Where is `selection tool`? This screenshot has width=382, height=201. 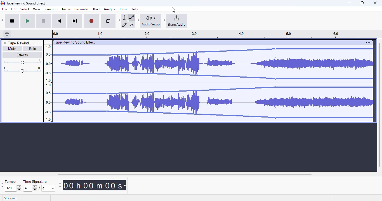
selection tool is located at coordinates (125, 17).